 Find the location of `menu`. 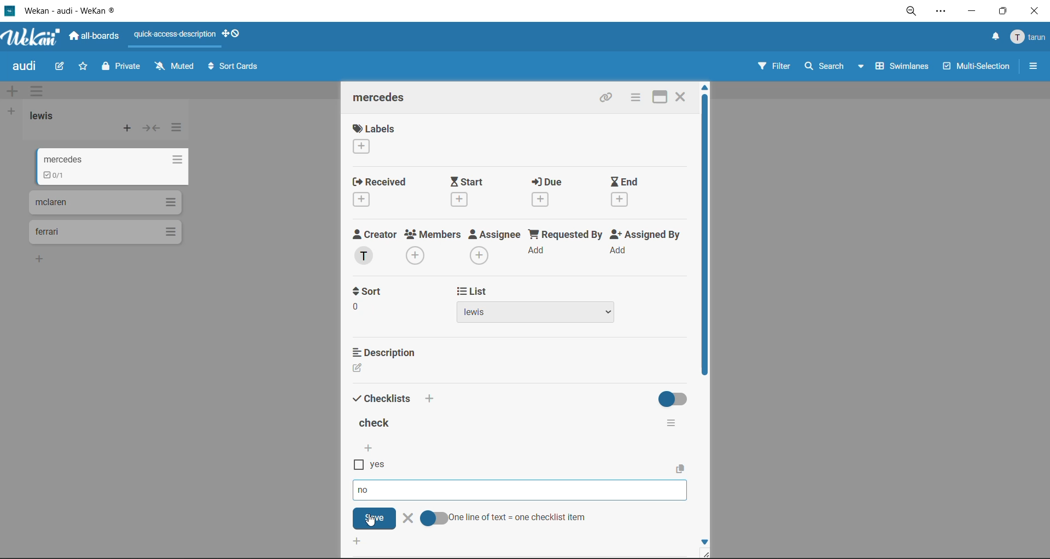

menu is located at coordinates (1029, 38).